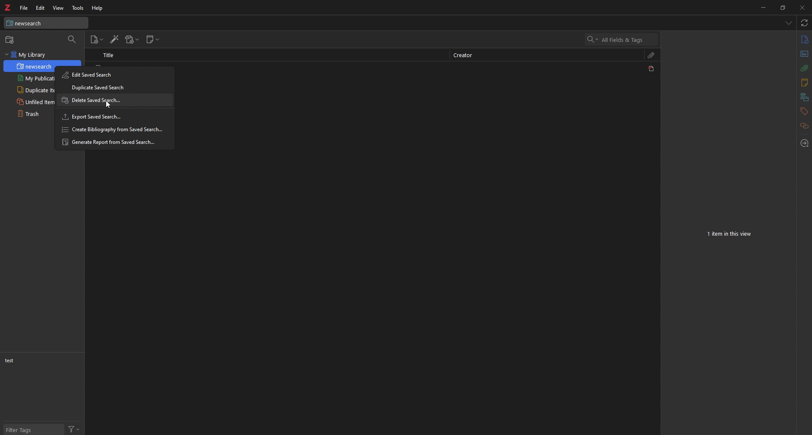  Describe the element at coordinates (590, 39) in the screenshot. I see `Search options` at that location.